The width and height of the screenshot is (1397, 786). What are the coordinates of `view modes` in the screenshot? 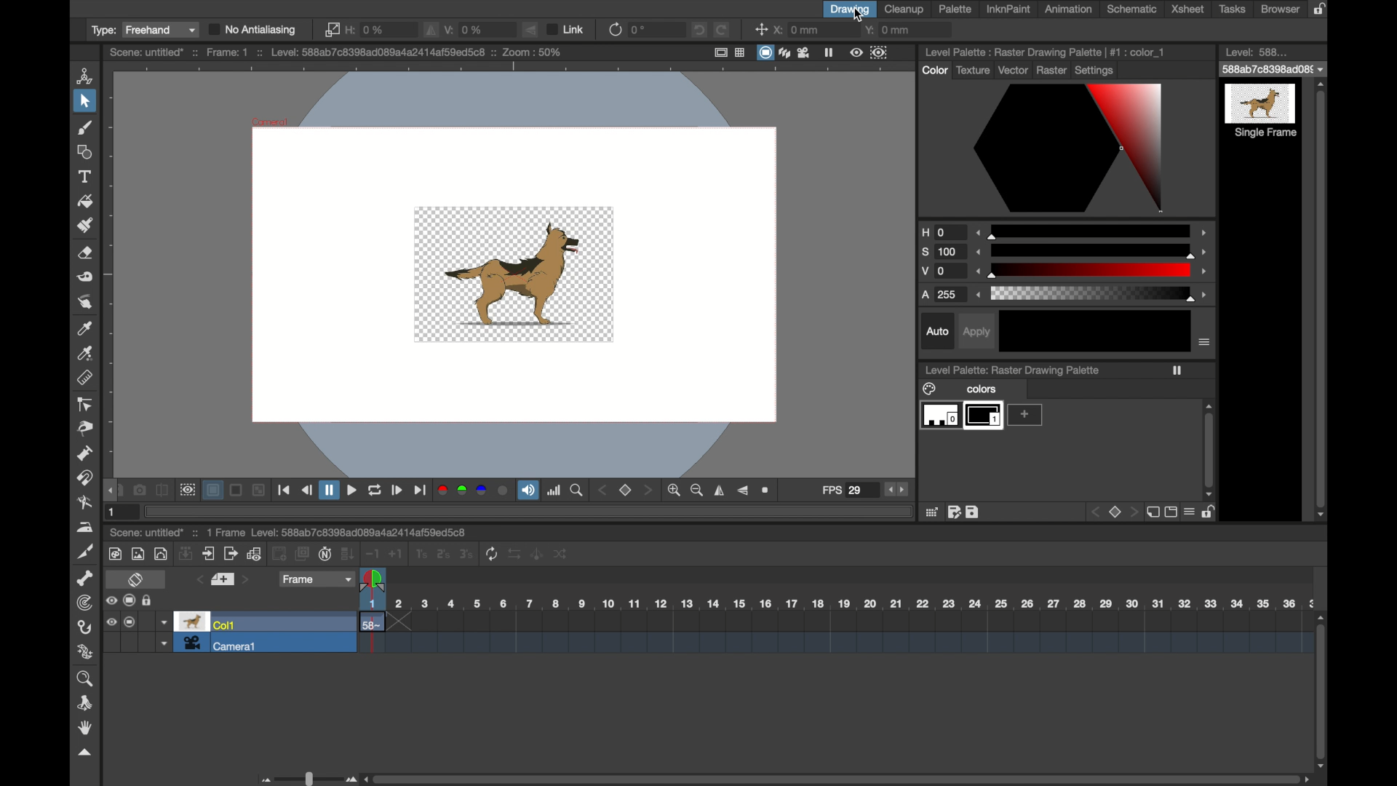 It's located at (783, 52).